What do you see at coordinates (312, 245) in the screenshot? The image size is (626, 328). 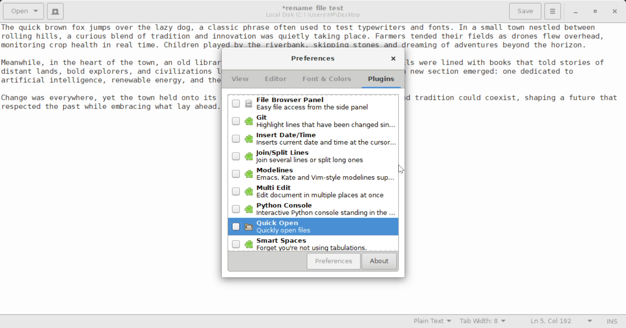 I see `Unselected Smart Spaces` at bounding box center [312, 245].